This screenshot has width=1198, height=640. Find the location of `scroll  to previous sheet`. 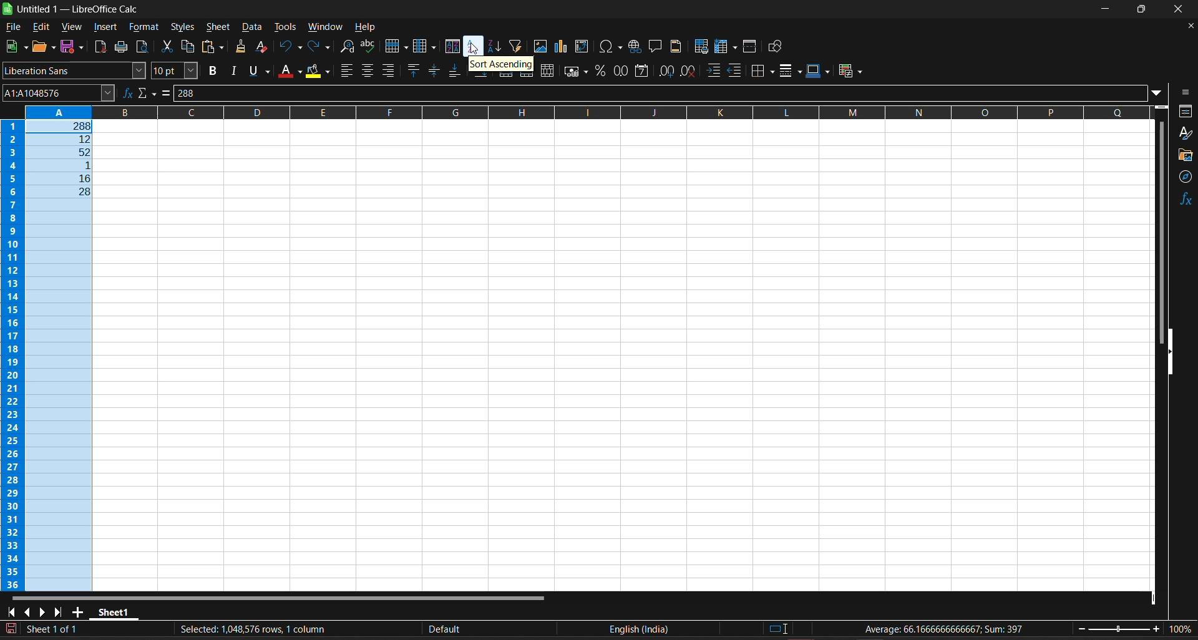

scroll  to previous sheet is located at coordinates (26, 610).